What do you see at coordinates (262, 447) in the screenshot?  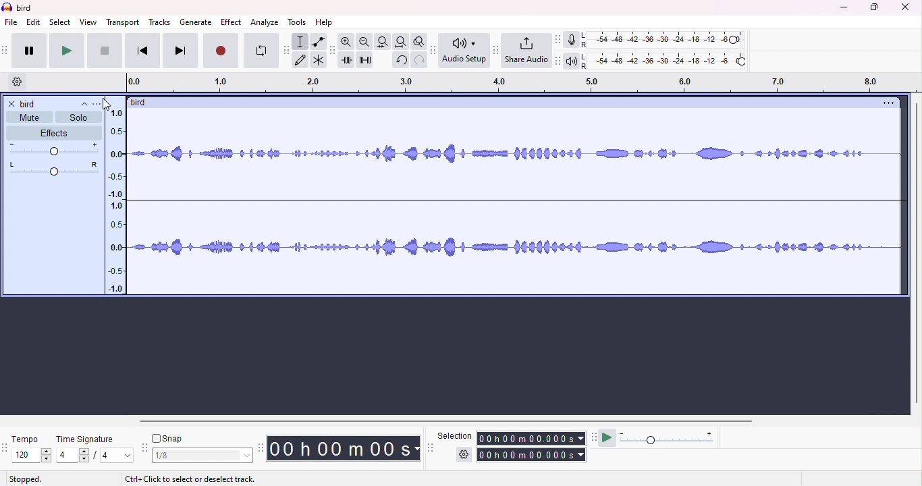 I see `time tool bar` at bounding box center [262, 447].